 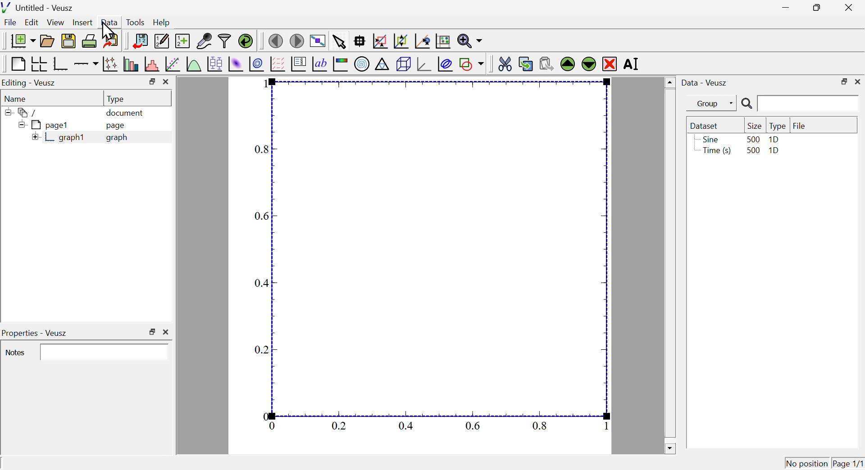 I want to click on 1, so click(x=261, y=84).